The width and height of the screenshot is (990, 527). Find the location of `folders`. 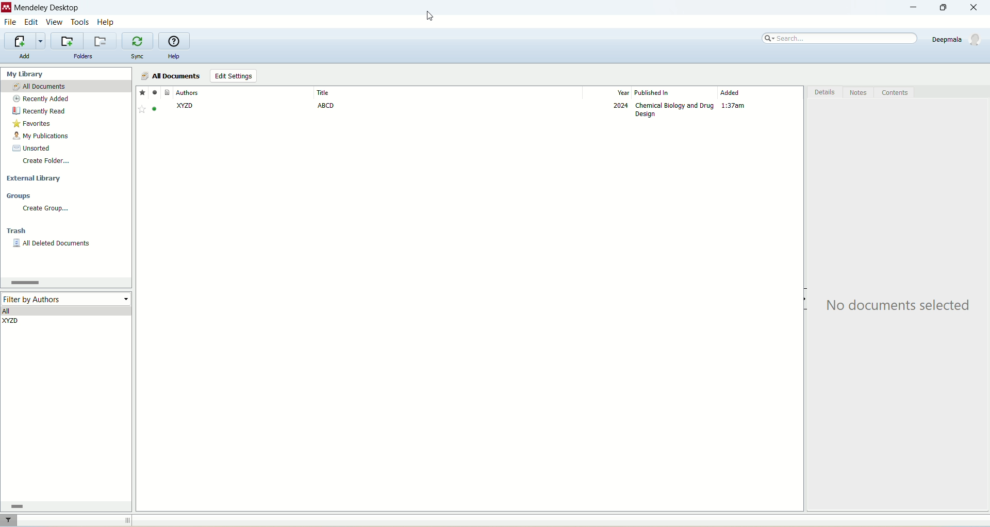

folders is located at coordinates (84, 57).